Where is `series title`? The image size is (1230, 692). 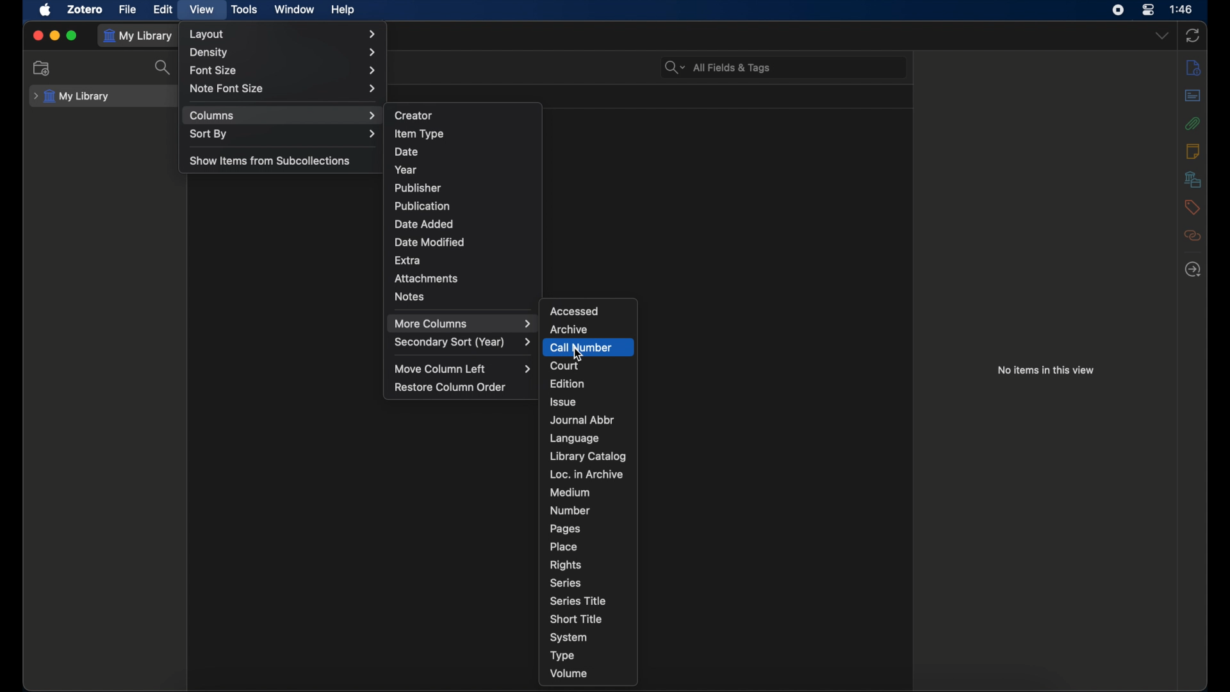 series title is located at coordinates (580, 600).